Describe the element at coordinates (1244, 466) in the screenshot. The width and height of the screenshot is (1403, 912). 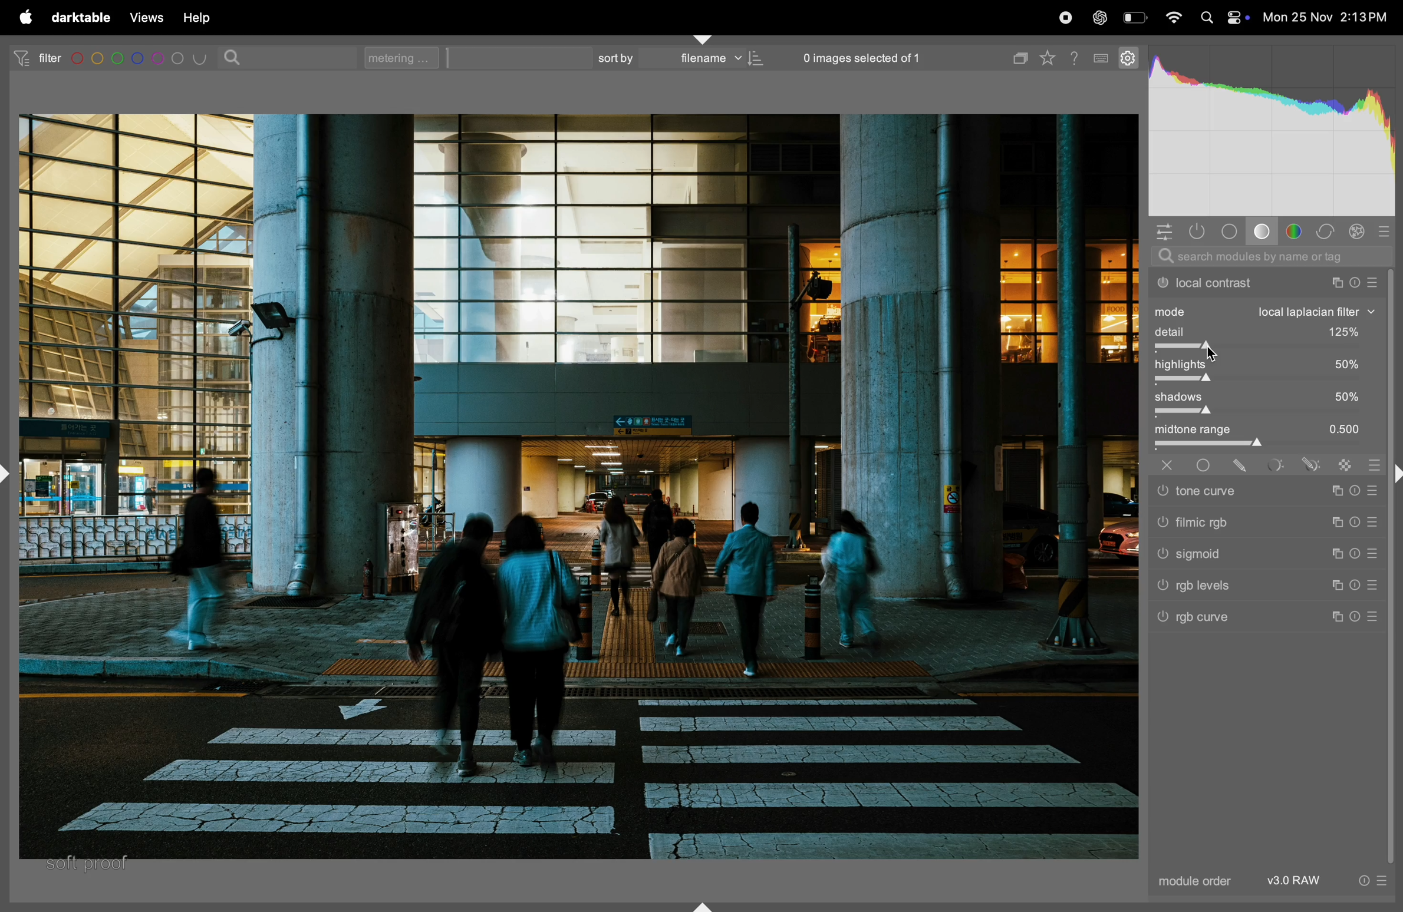
I see `drawn mask` at that location.